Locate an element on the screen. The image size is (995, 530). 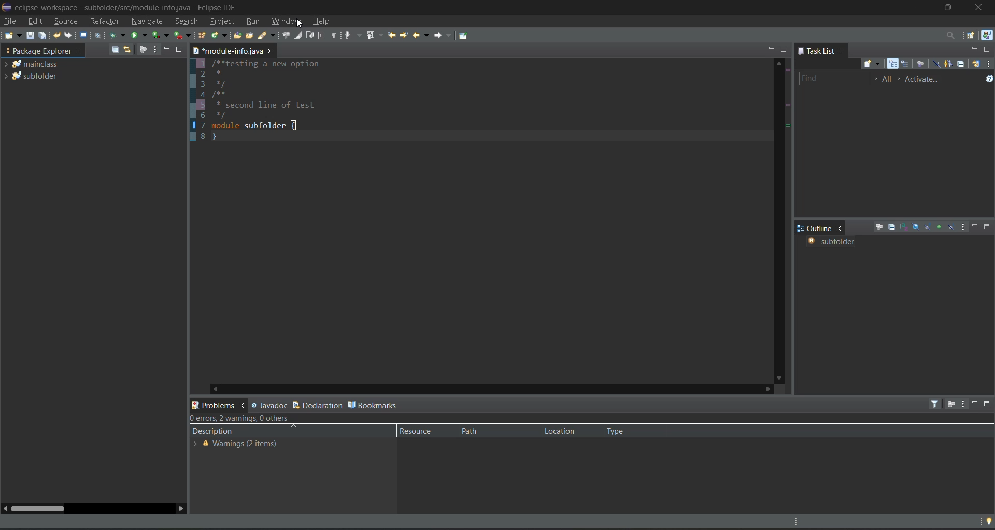
close is located at coordinates (843, 50).